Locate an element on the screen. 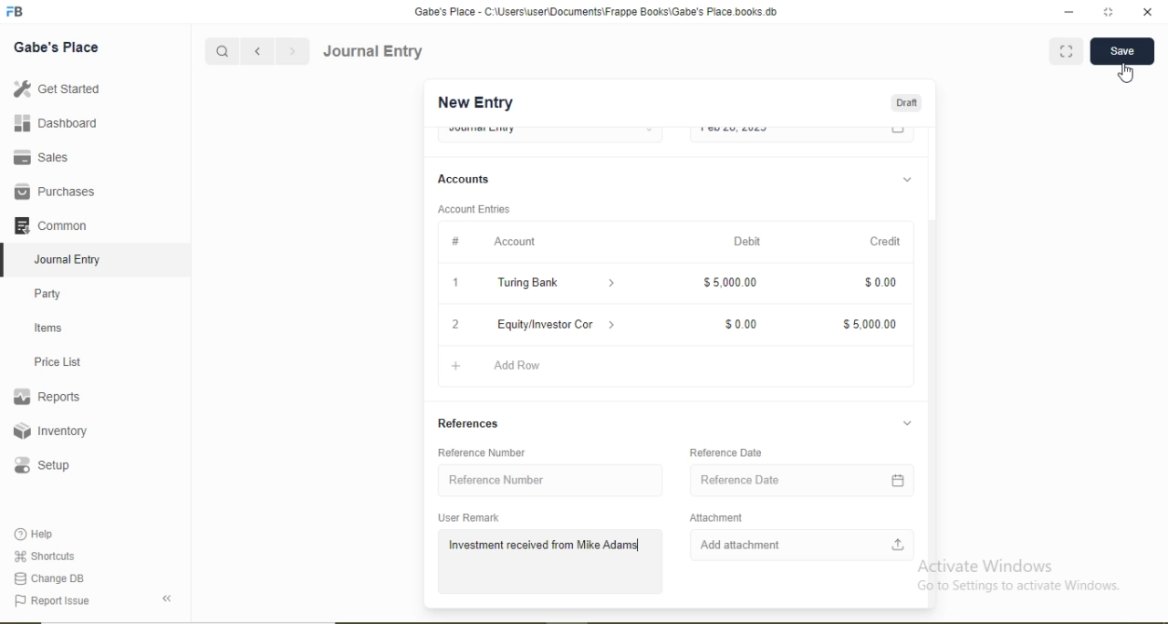 The height and width of the screenshot is (624, 1168). Journal Entry is located at coordinates (374, 51).